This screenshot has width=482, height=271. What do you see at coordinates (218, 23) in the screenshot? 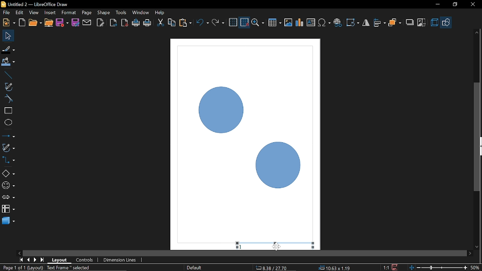
I see `redo` at bounding box center [218, 23].